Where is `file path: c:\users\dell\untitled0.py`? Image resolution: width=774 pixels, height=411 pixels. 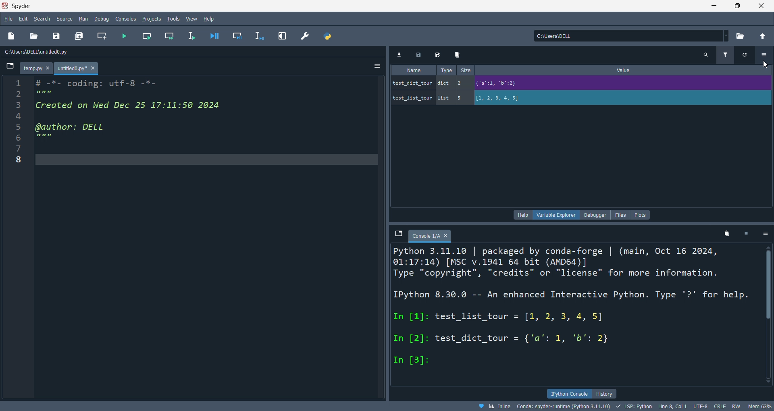
file path: c:\users\dell\untitled0.py is located at coordinates (59, 52).